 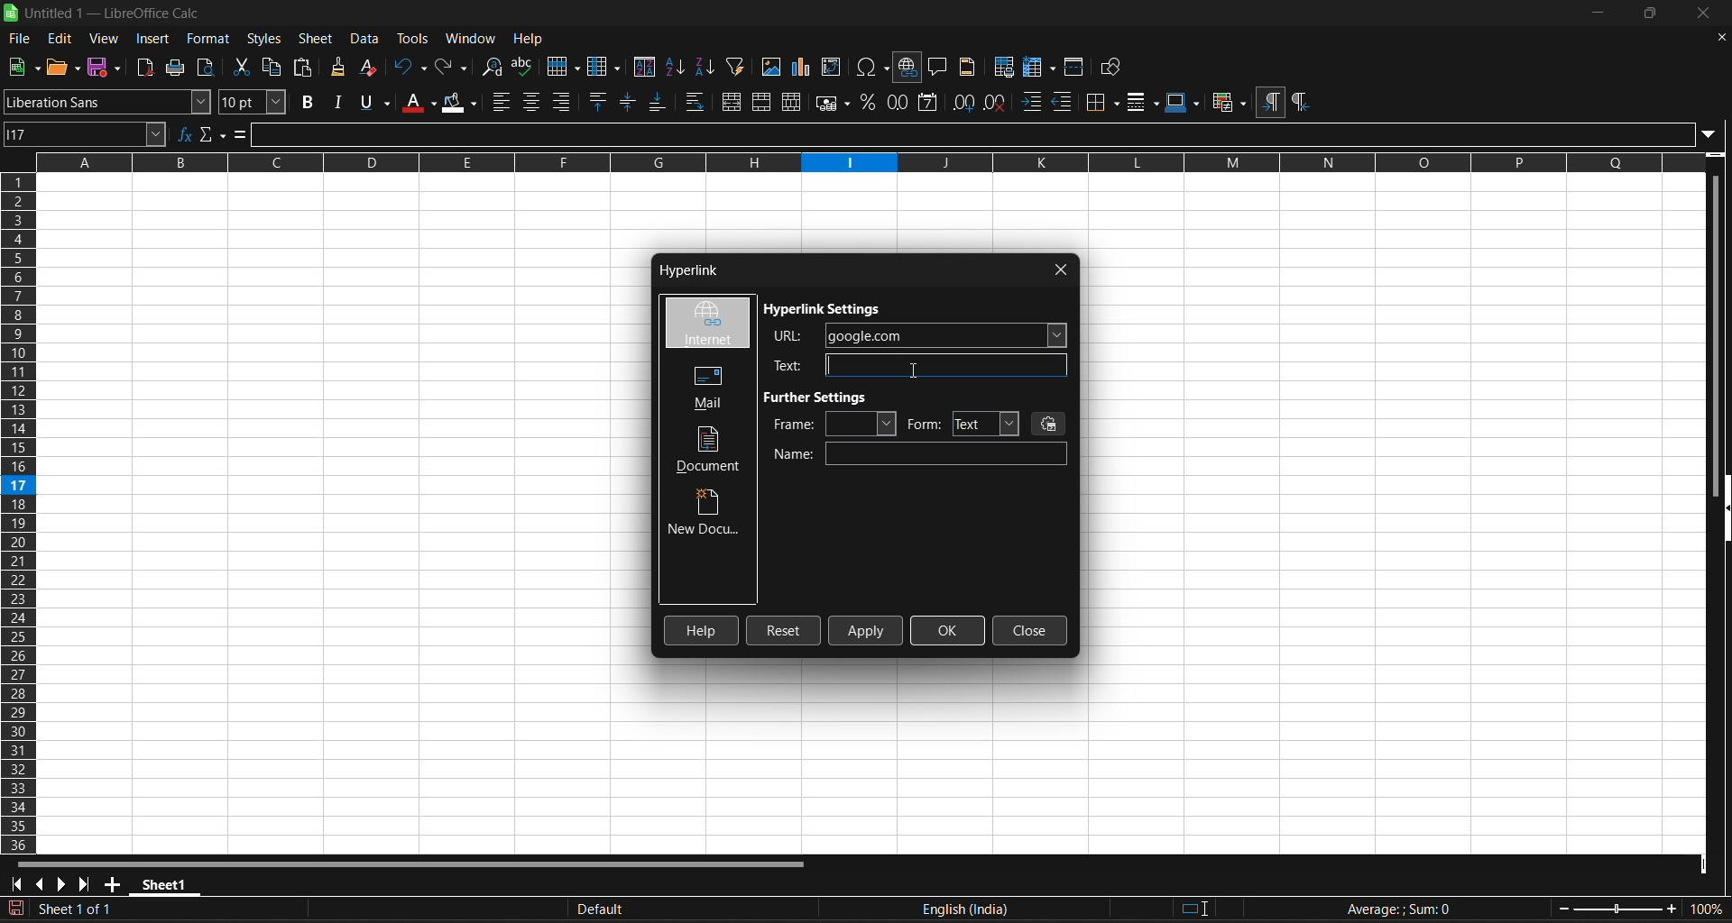 What do you see at coordinates (155, 39) in the screenshot?
I see `insert` at bounding box center [155, 39].